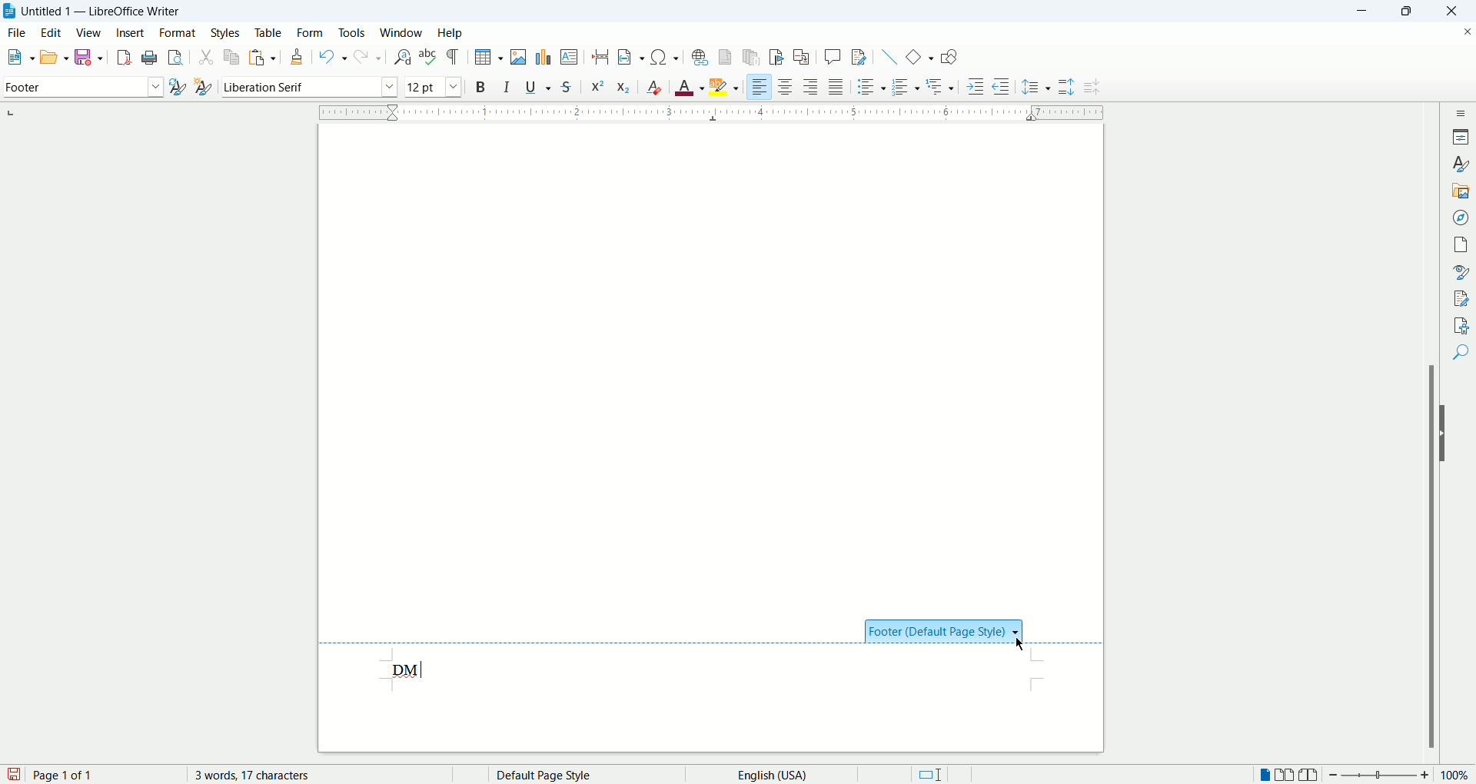 This screenshot has width=1476, height=784. I want to click on styles, so click(1462, 164).